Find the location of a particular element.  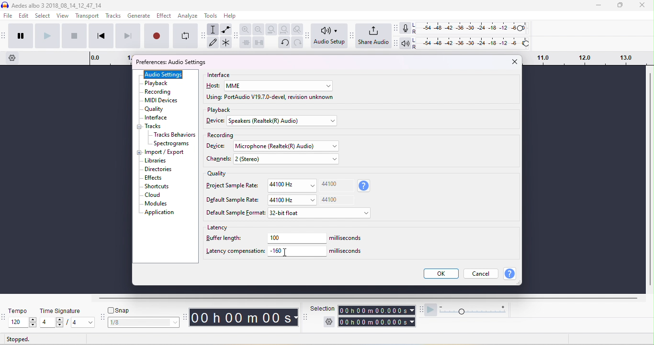

enable looping is located at coordinates (185, 35).